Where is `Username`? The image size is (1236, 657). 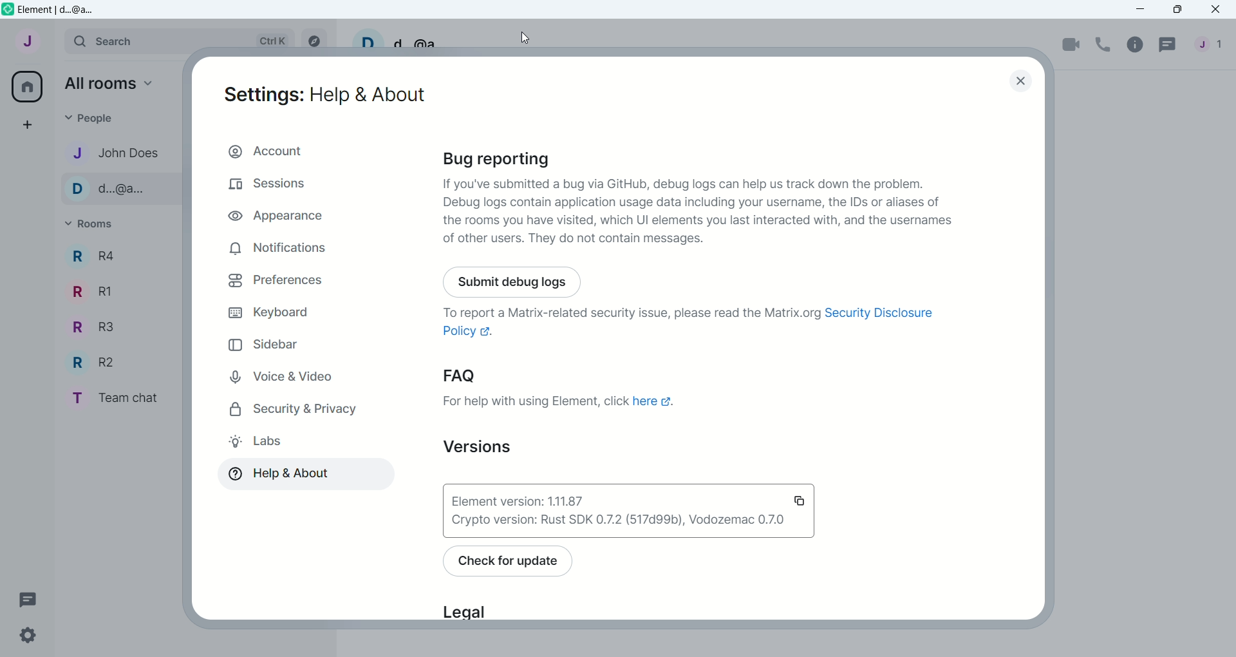
Username is located at coordinates (395, 39).